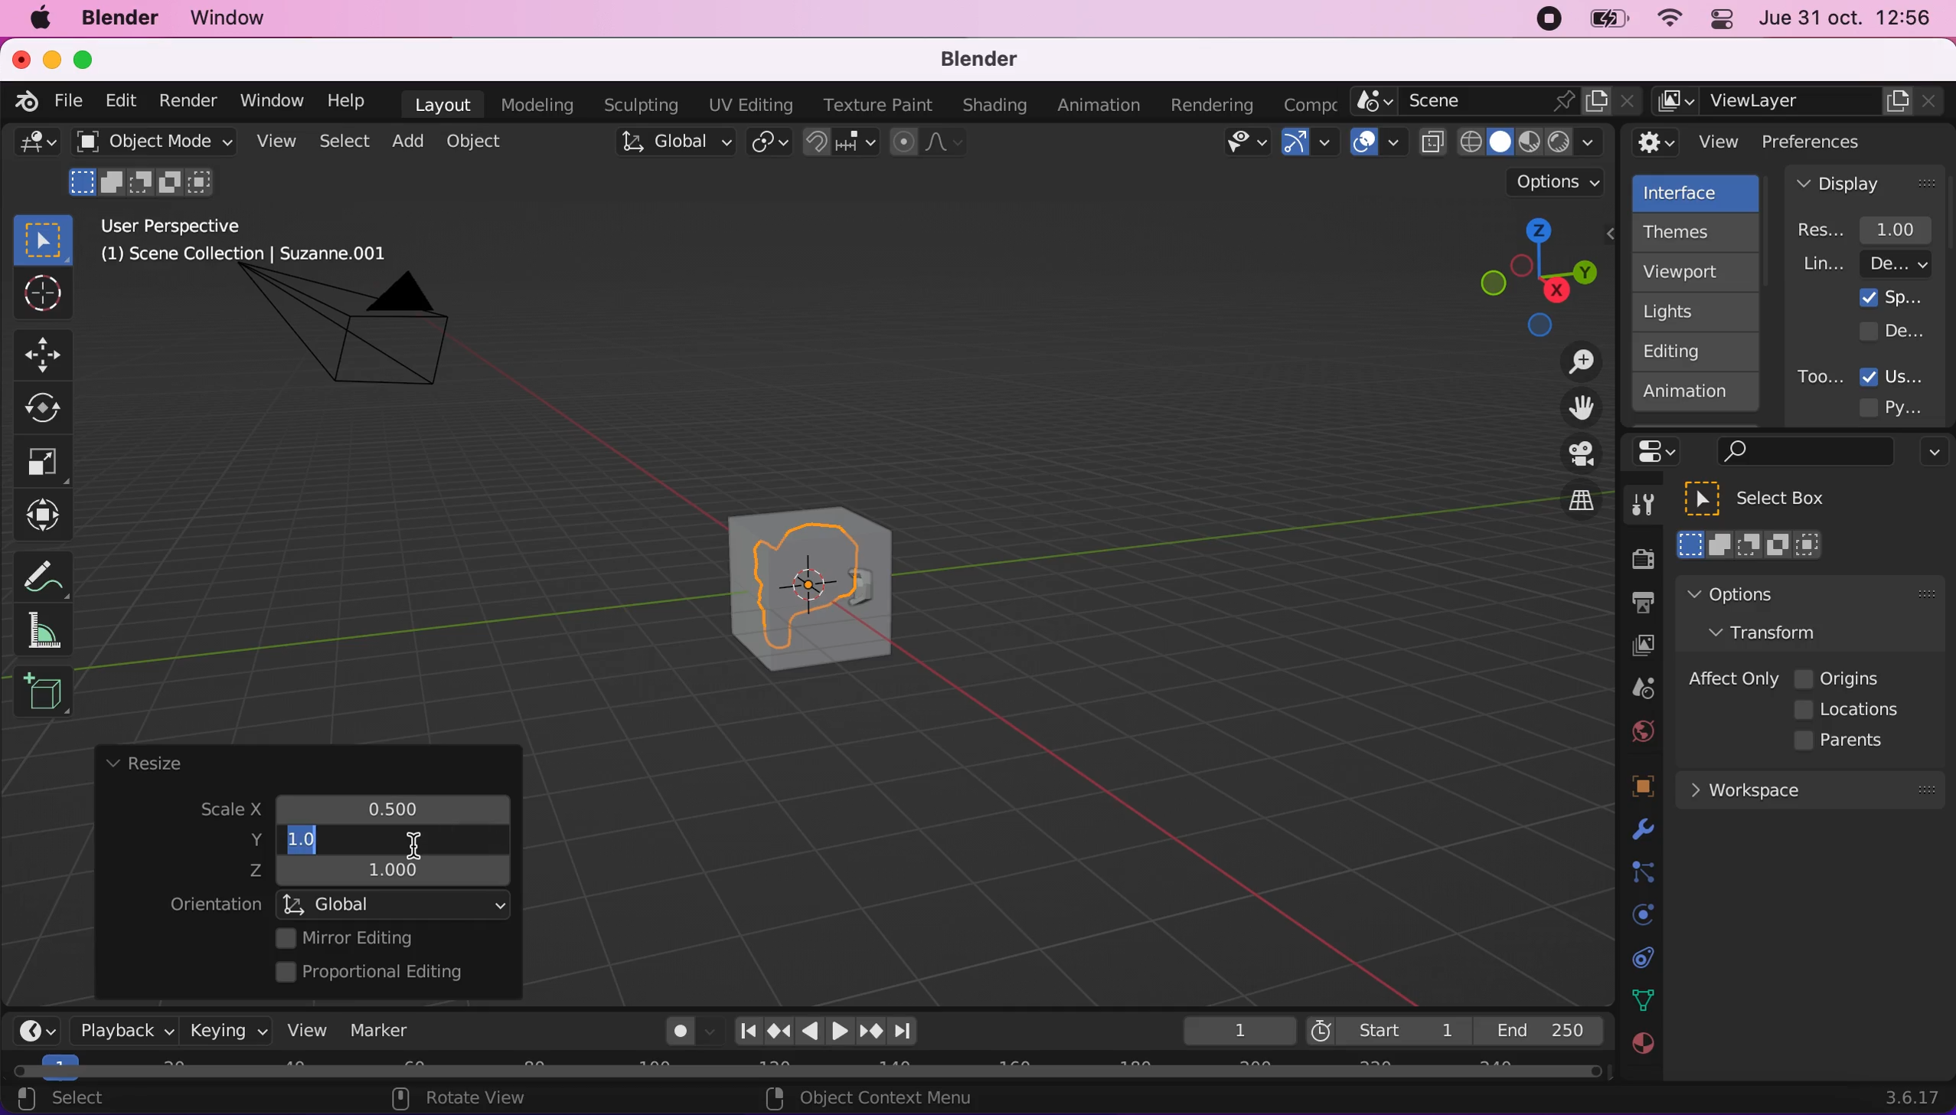 The image size is (1956, 1115). Describe the element at coordinates (1665, 22) in the screenshot. I see `wifi` at that location.